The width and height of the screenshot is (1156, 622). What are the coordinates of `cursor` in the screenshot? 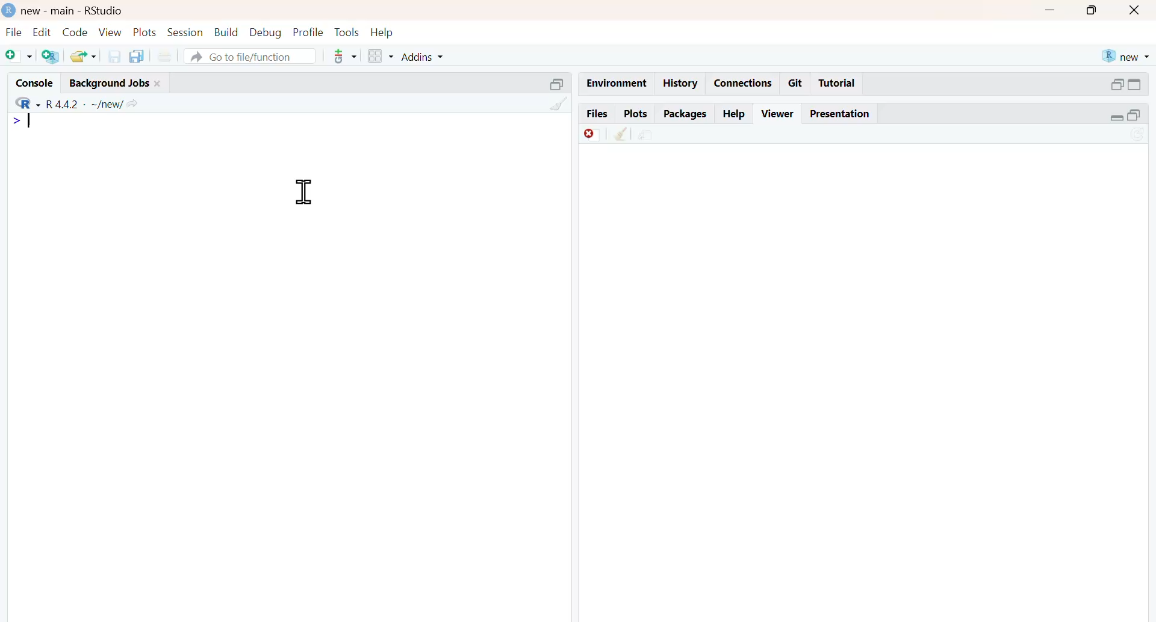 It's located at (305, 192).